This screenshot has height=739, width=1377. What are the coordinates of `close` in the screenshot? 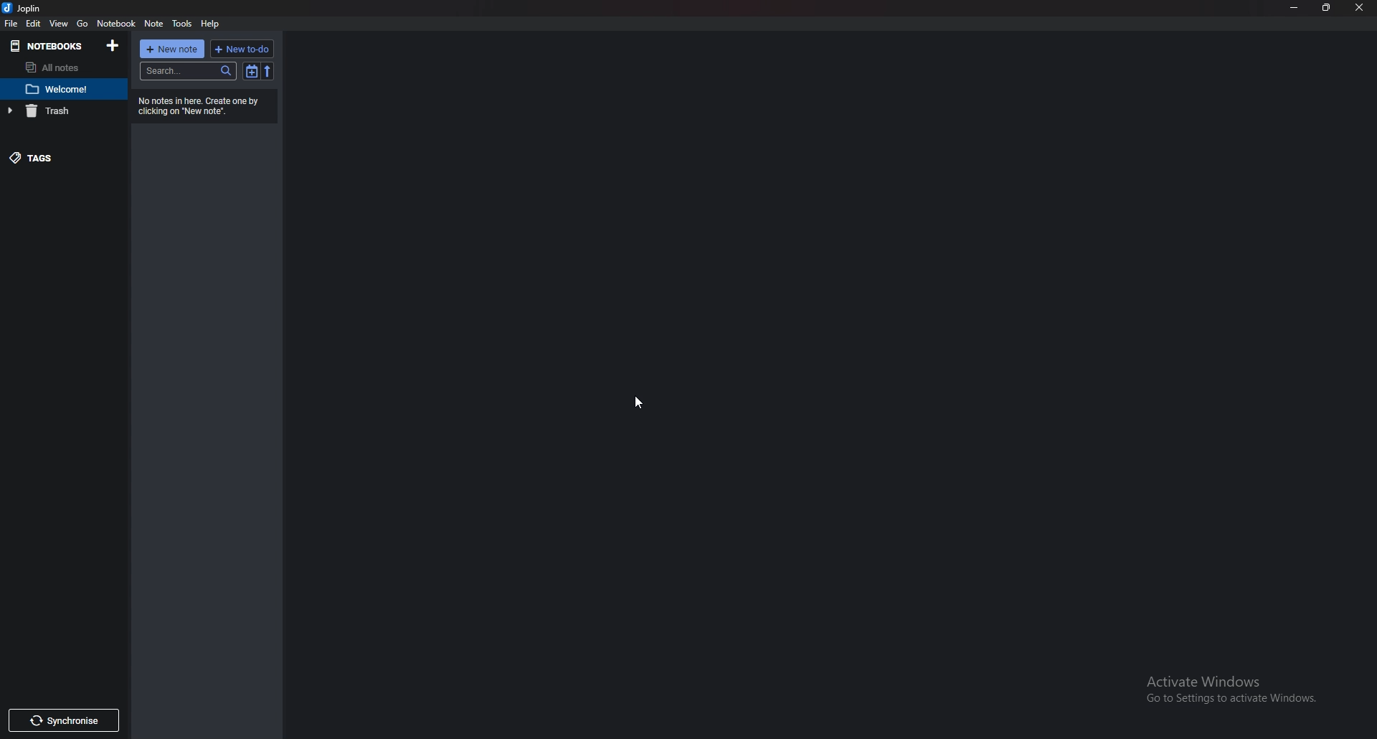 It's located at (1357, 8).